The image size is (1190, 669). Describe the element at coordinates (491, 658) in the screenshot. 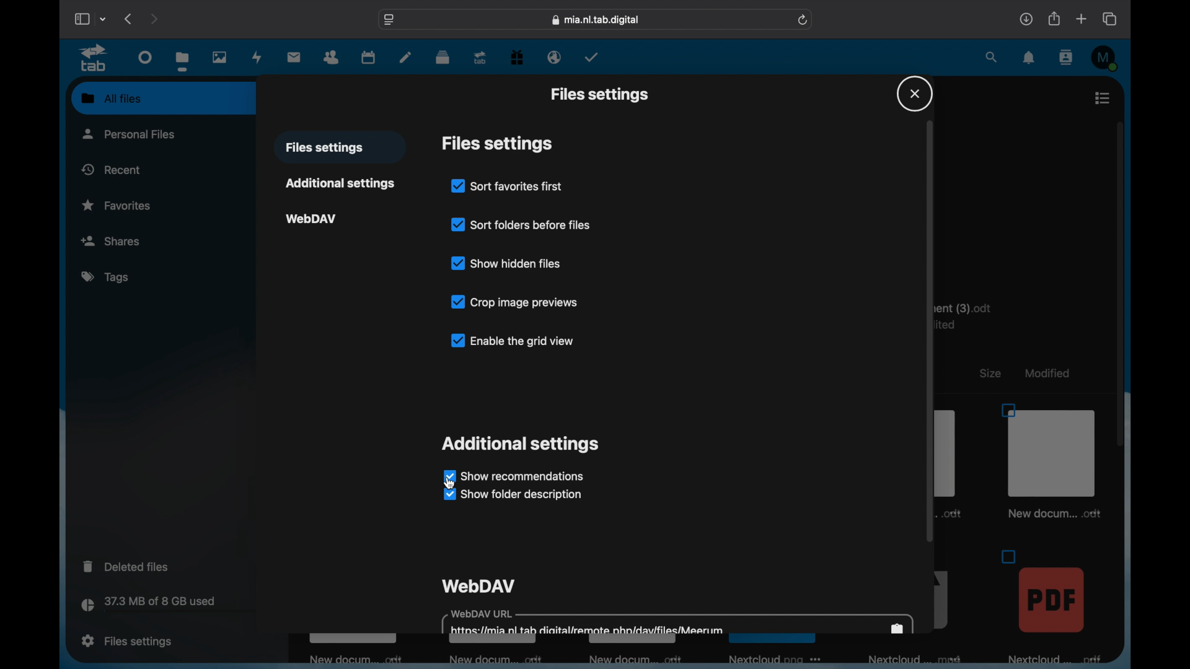

I see `new document` at that location.